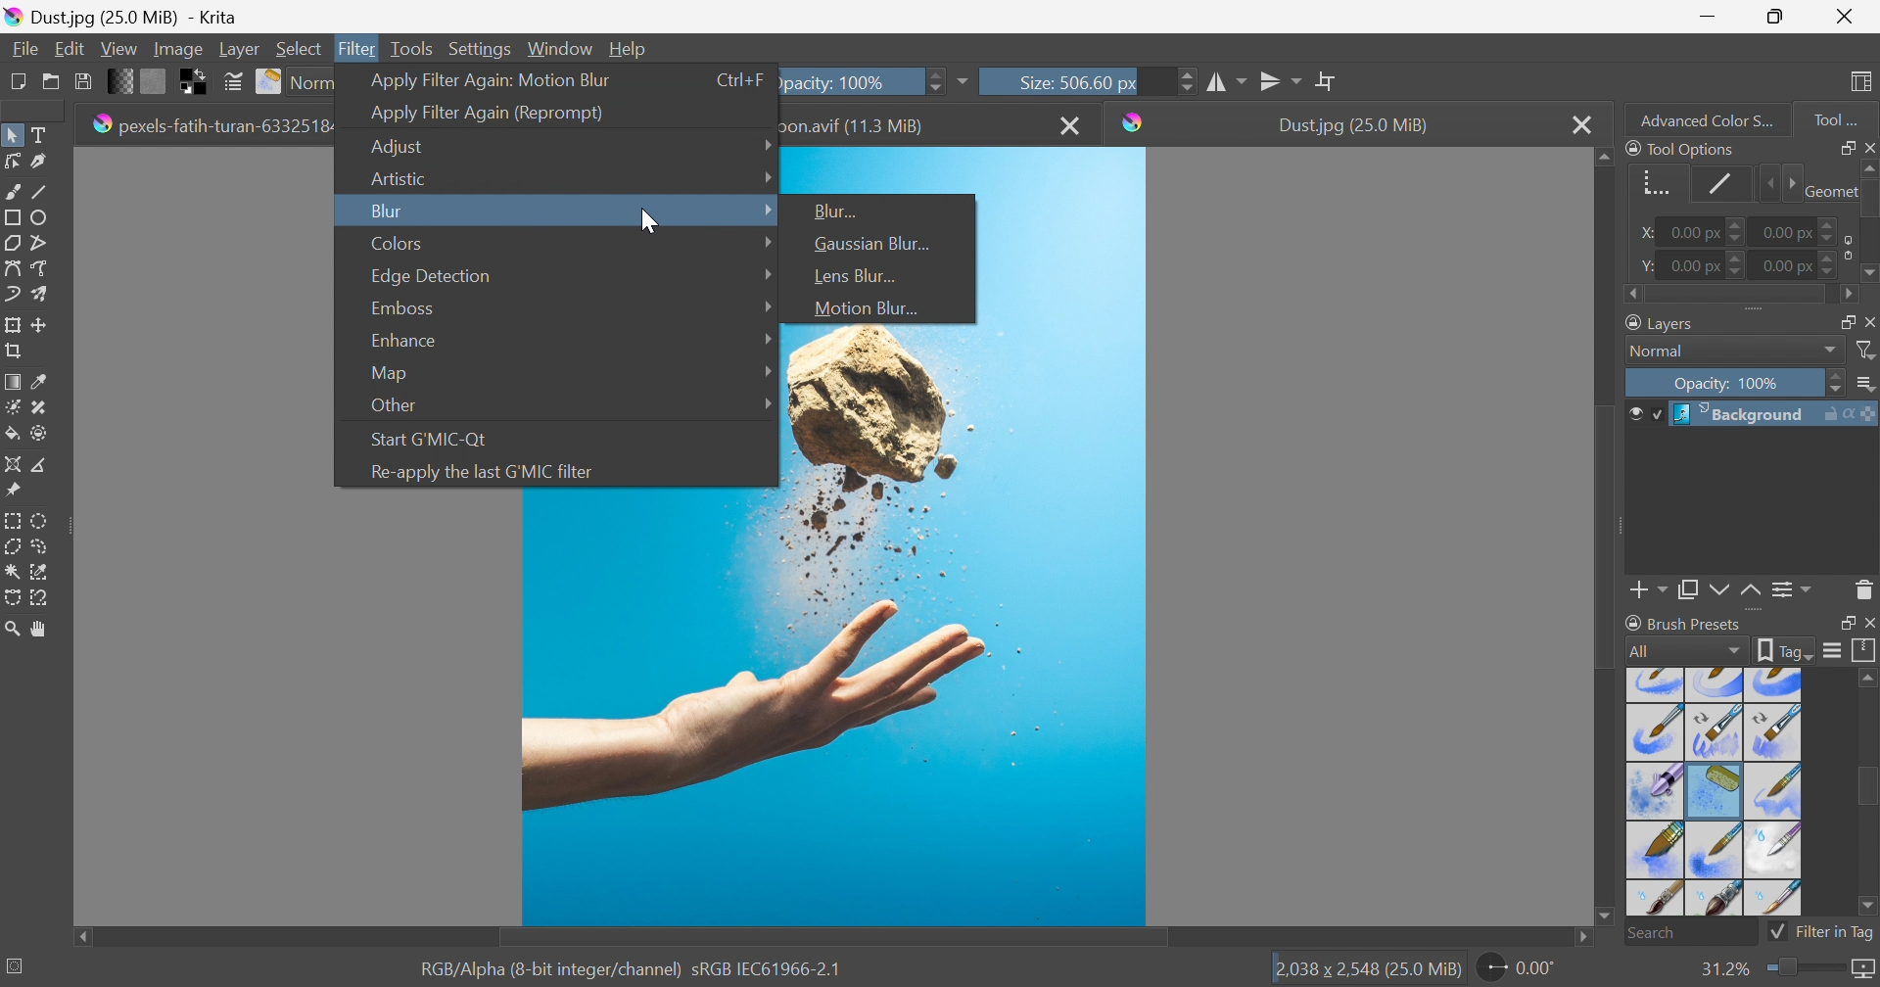  What do you see at coordinates (1773, 414) in the screenshot?
I see `Background Layer` at bounding box center [1773, 414].